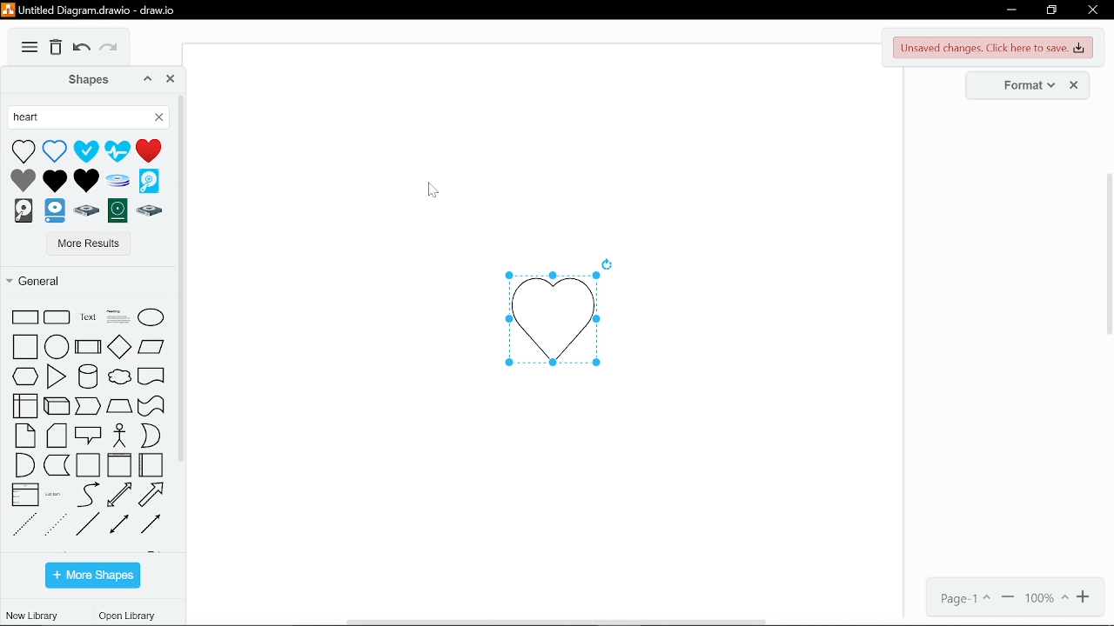  What do you see at coordinates (119, 403) in the screenshot?
I see `trapizoid` at bounding box center [119, 403].